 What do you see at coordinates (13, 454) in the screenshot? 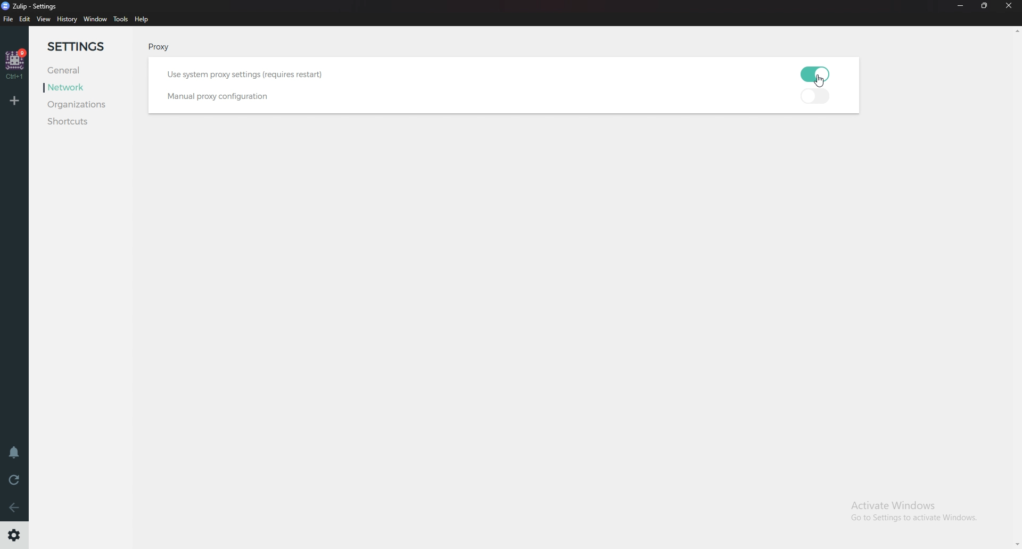
I see `Enable do not disturb` at bounding box center [13, 454].